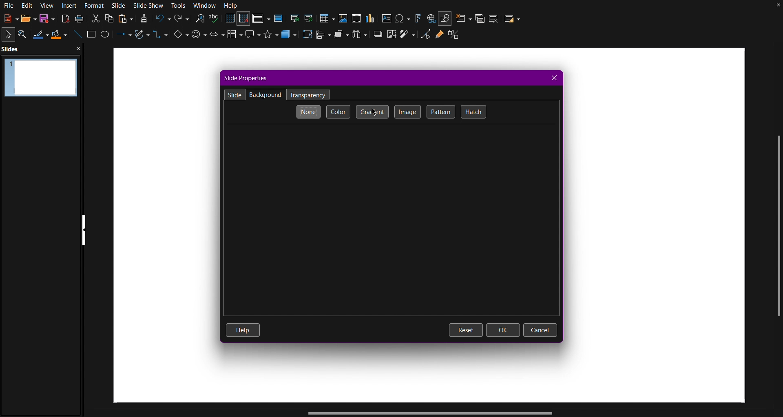  I want to click on Export PDF, so click(64, 19).